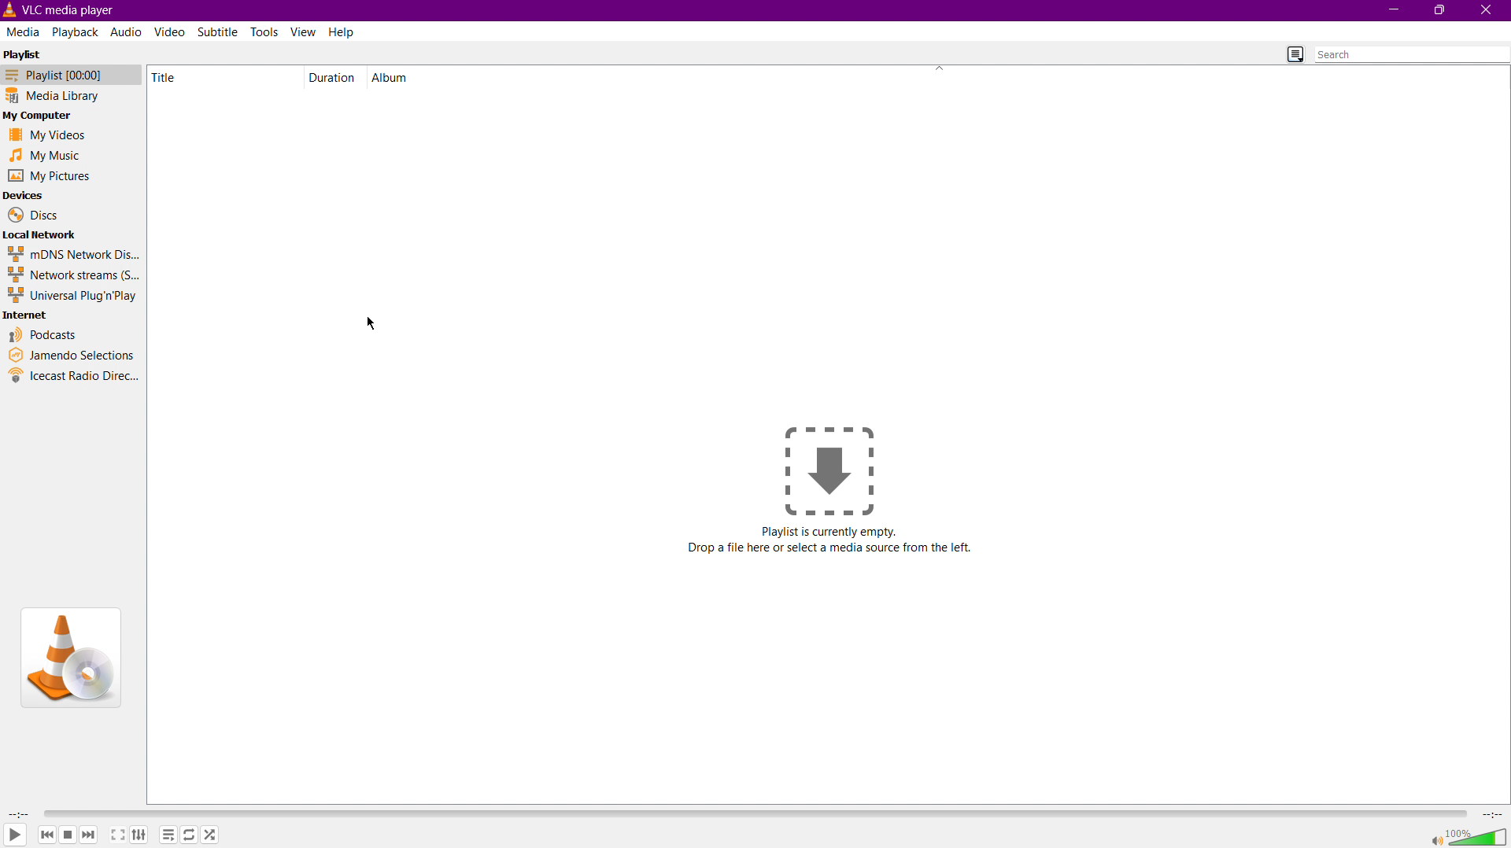  I want to click on Playback, so click(77, 31).